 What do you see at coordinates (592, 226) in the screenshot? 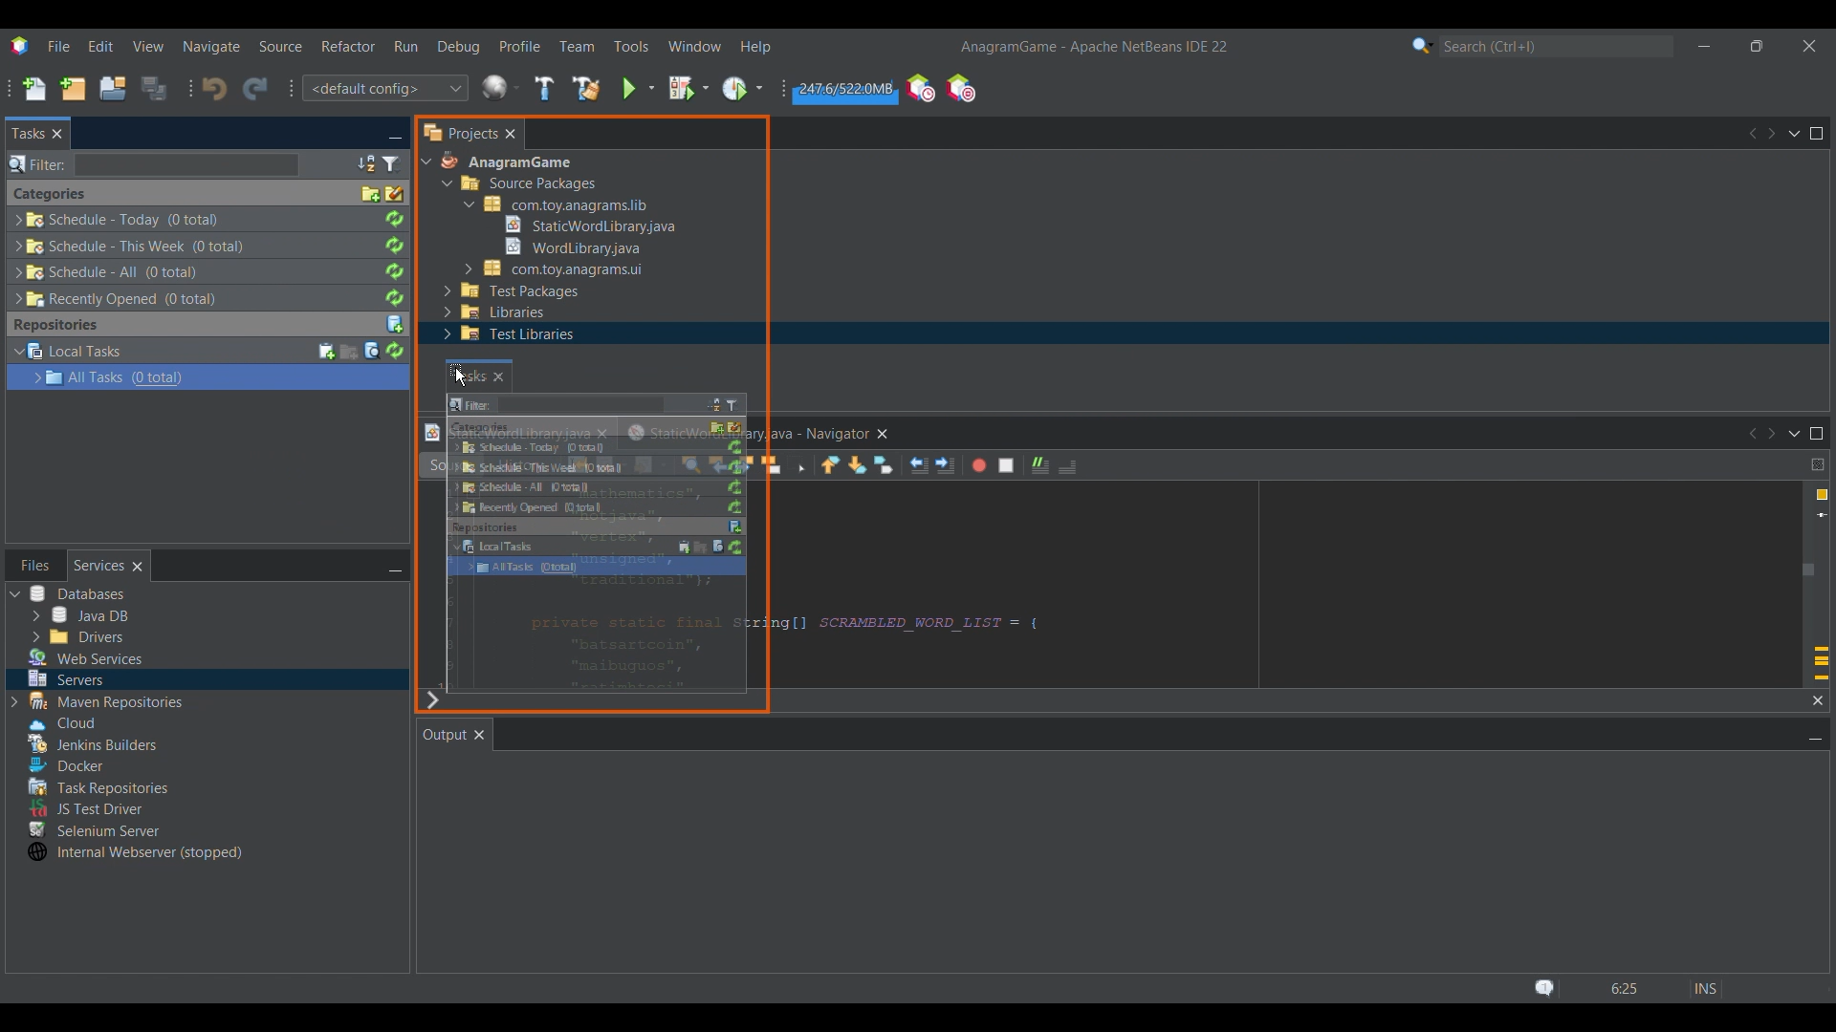
I see `` at bounding box center [592, 226].